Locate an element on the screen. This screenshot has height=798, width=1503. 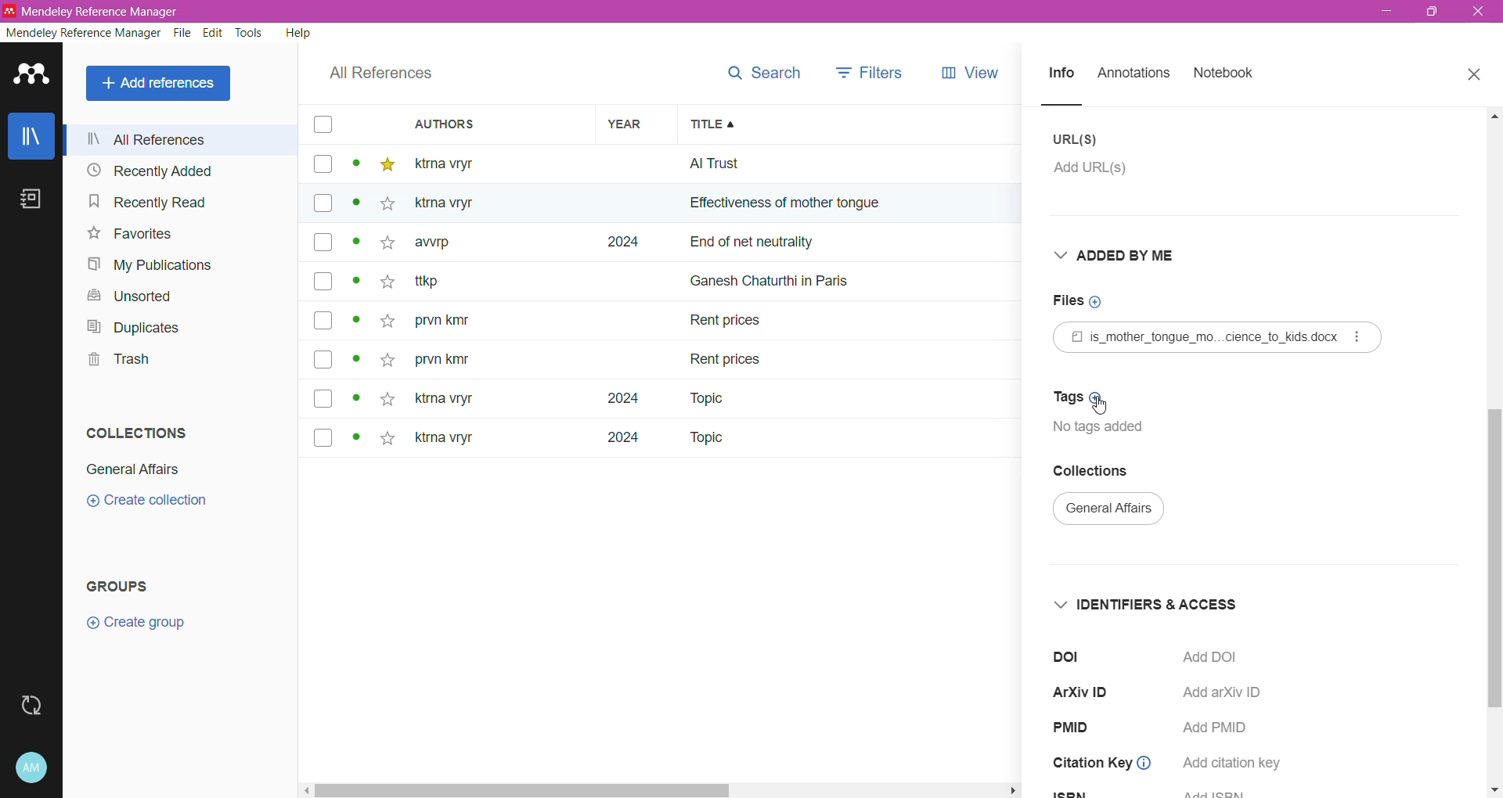
All References is located at coordinates (182, 139).